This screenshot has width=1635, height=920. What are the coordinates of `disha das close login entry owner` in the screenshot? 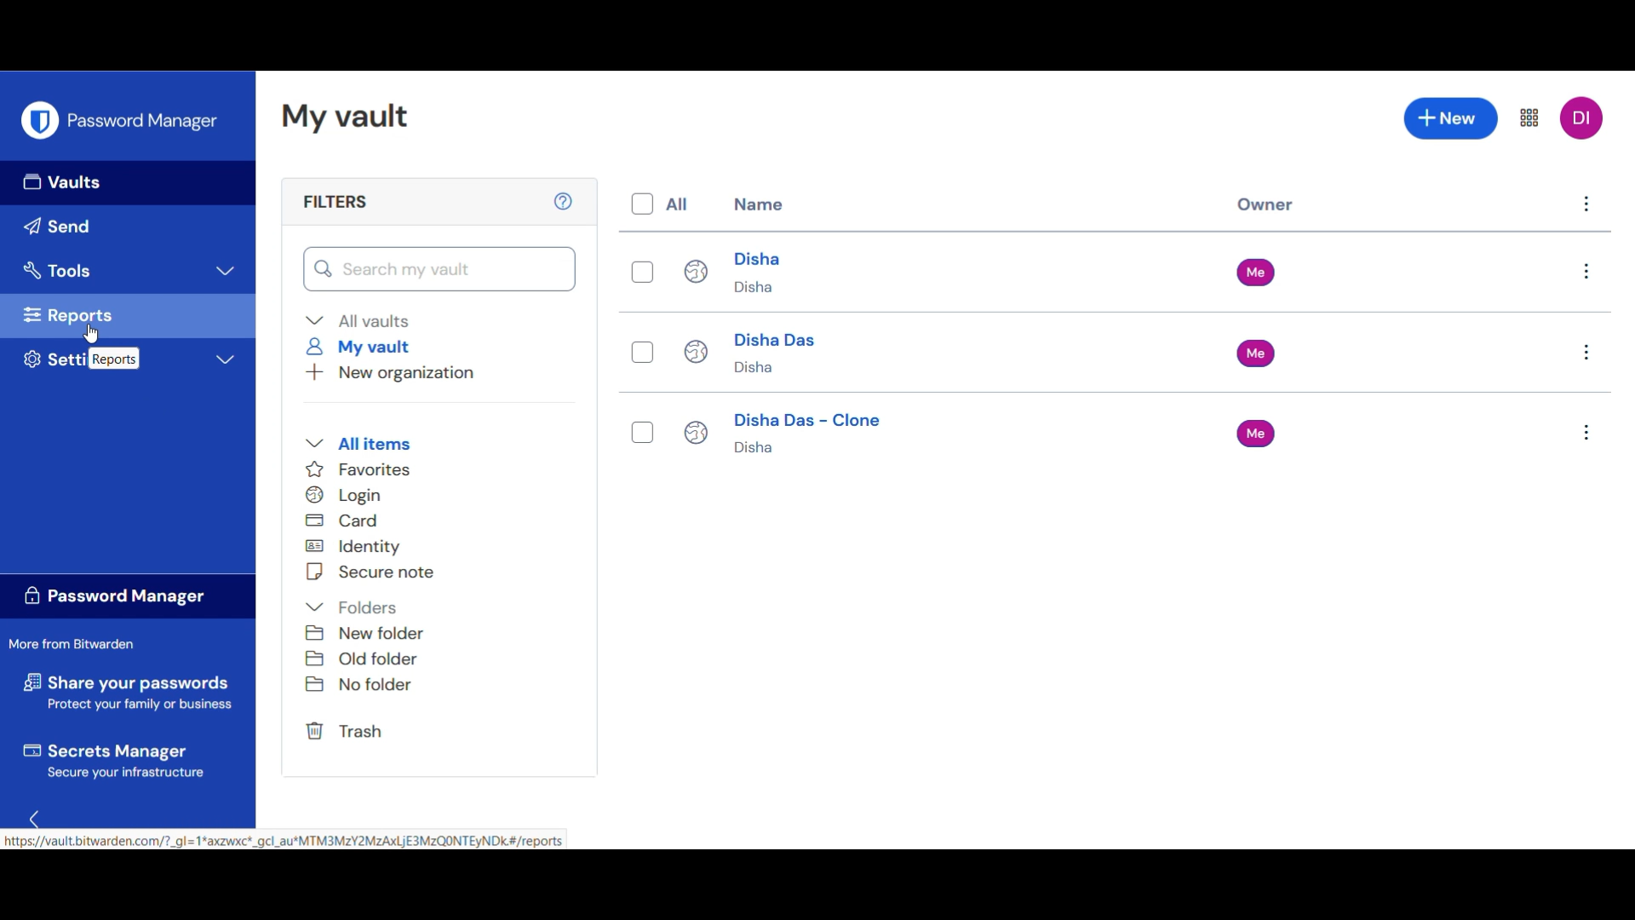 It's located at (1256, 434).